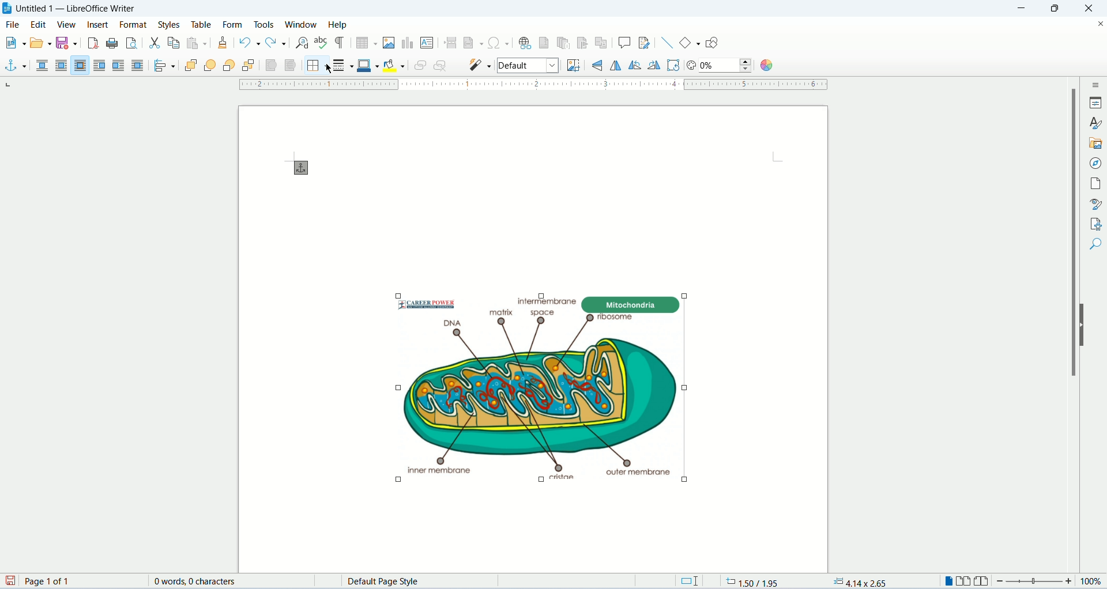  I want to click on zoom bar, so click(1035, 582).